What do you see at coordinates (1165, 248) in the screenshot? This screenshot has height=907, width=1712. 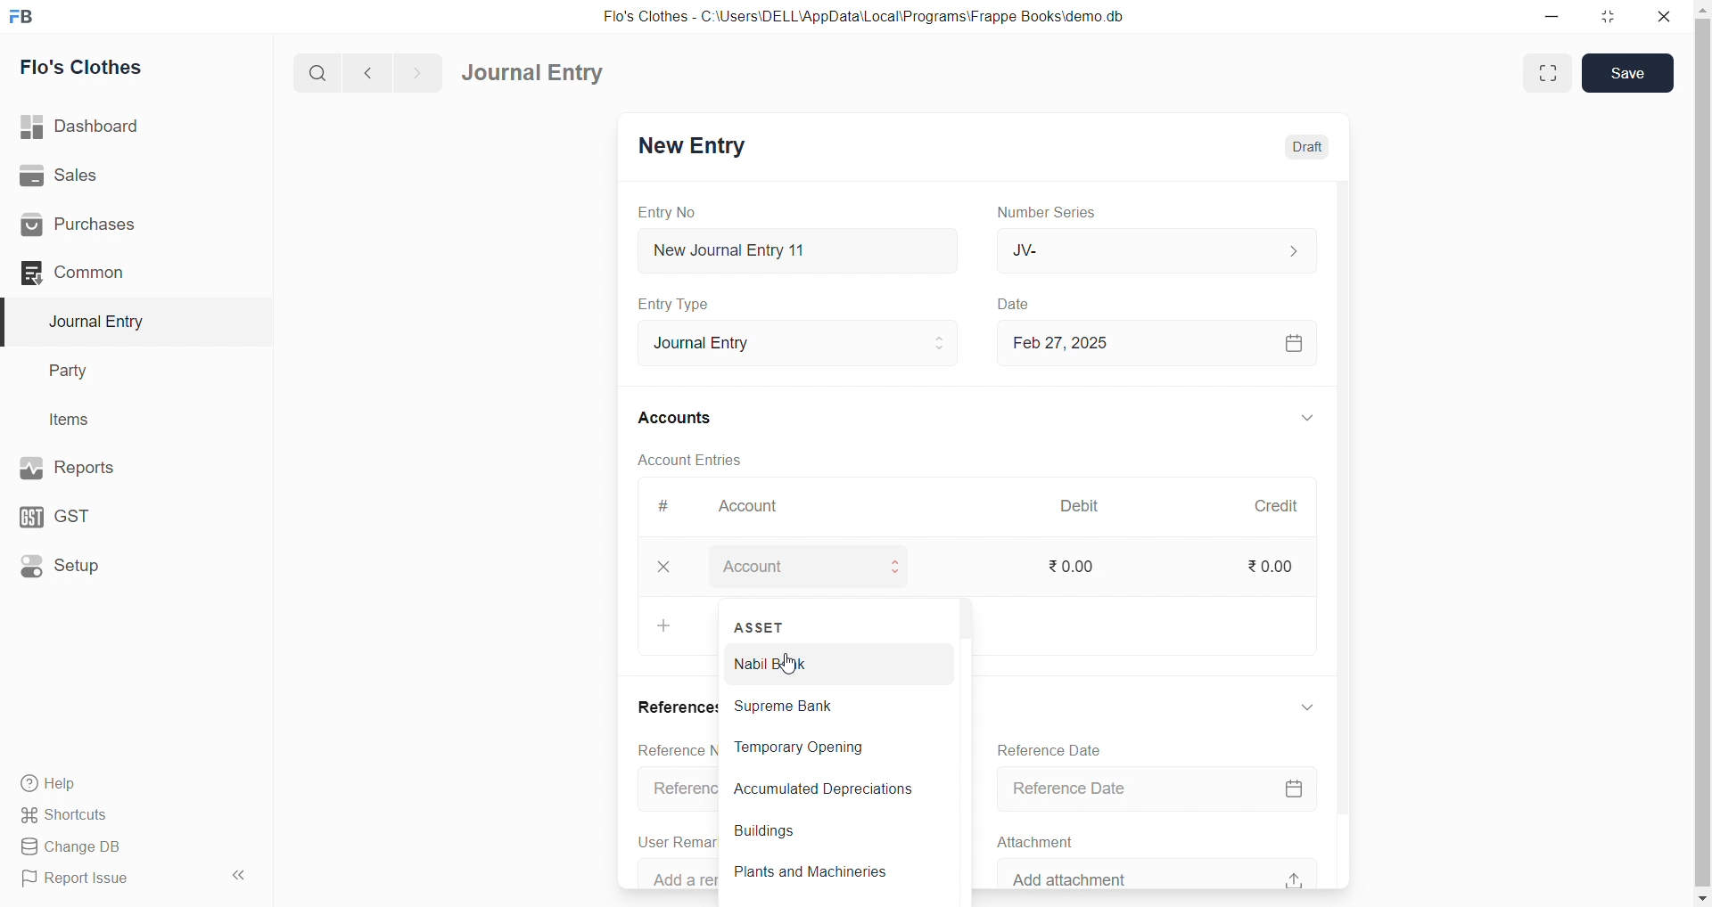 I see `JV-` at bounding box center [1165, 248].